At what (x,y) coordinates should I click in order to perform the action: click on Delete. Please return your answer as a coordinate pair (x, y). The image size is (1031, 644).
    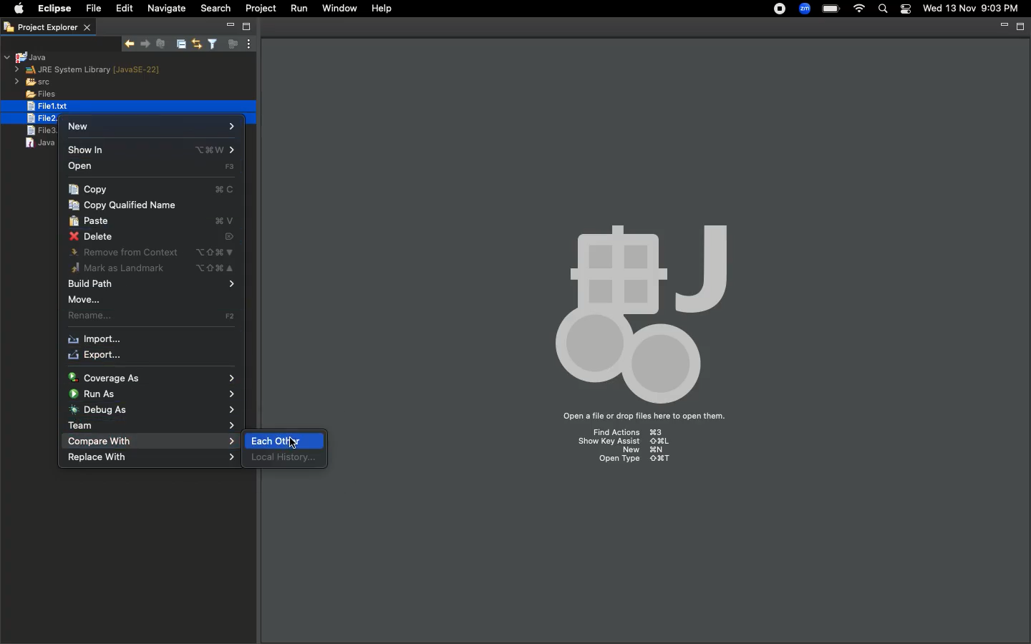
    Looking at the image, I should click on (154, 236).